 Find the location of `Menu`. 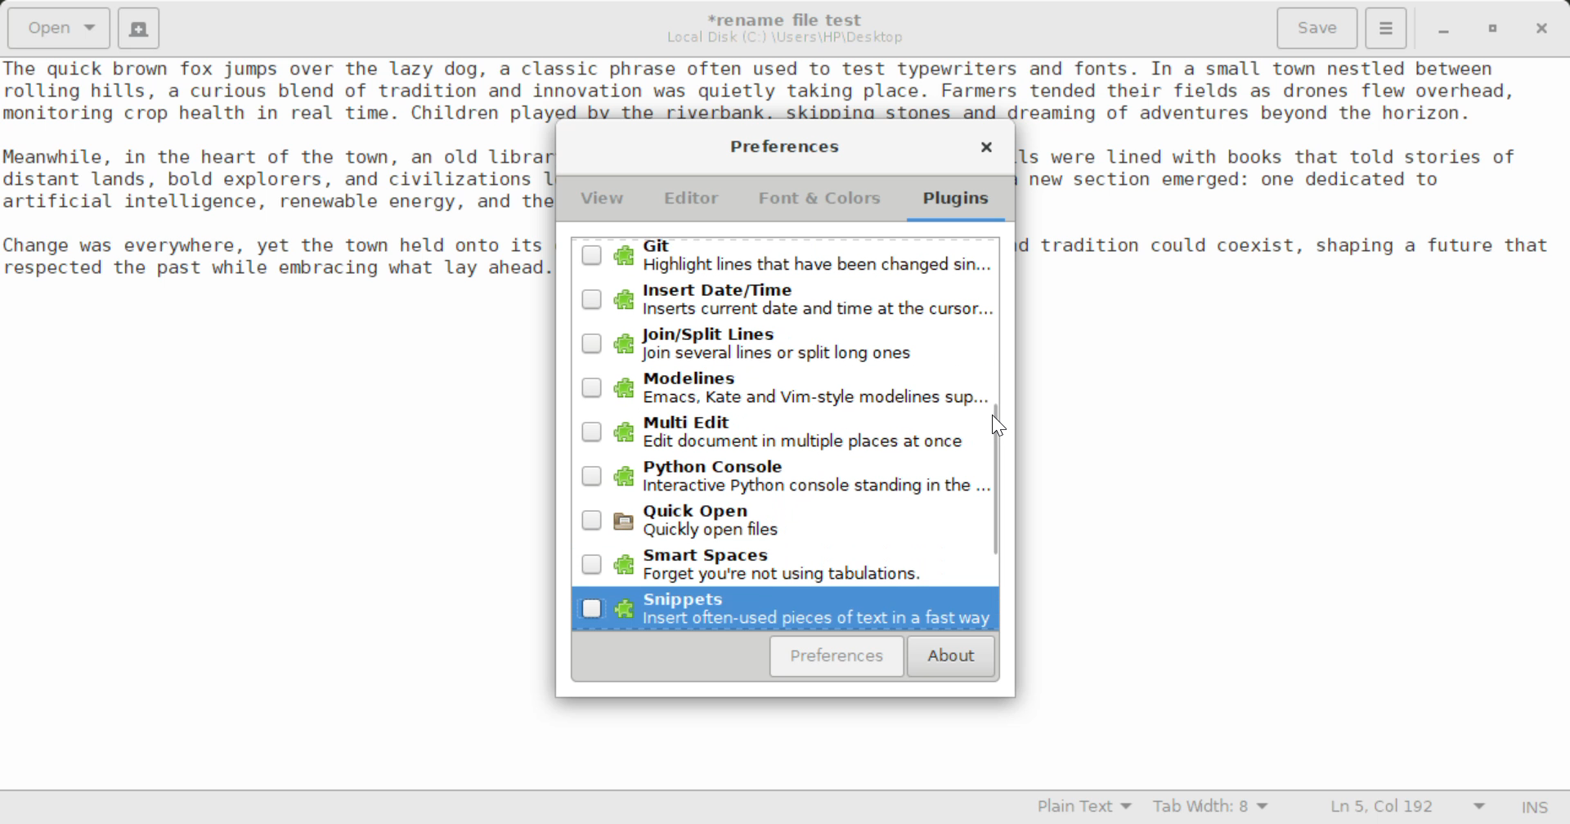

Menu is located at coordinates (1385, 26).